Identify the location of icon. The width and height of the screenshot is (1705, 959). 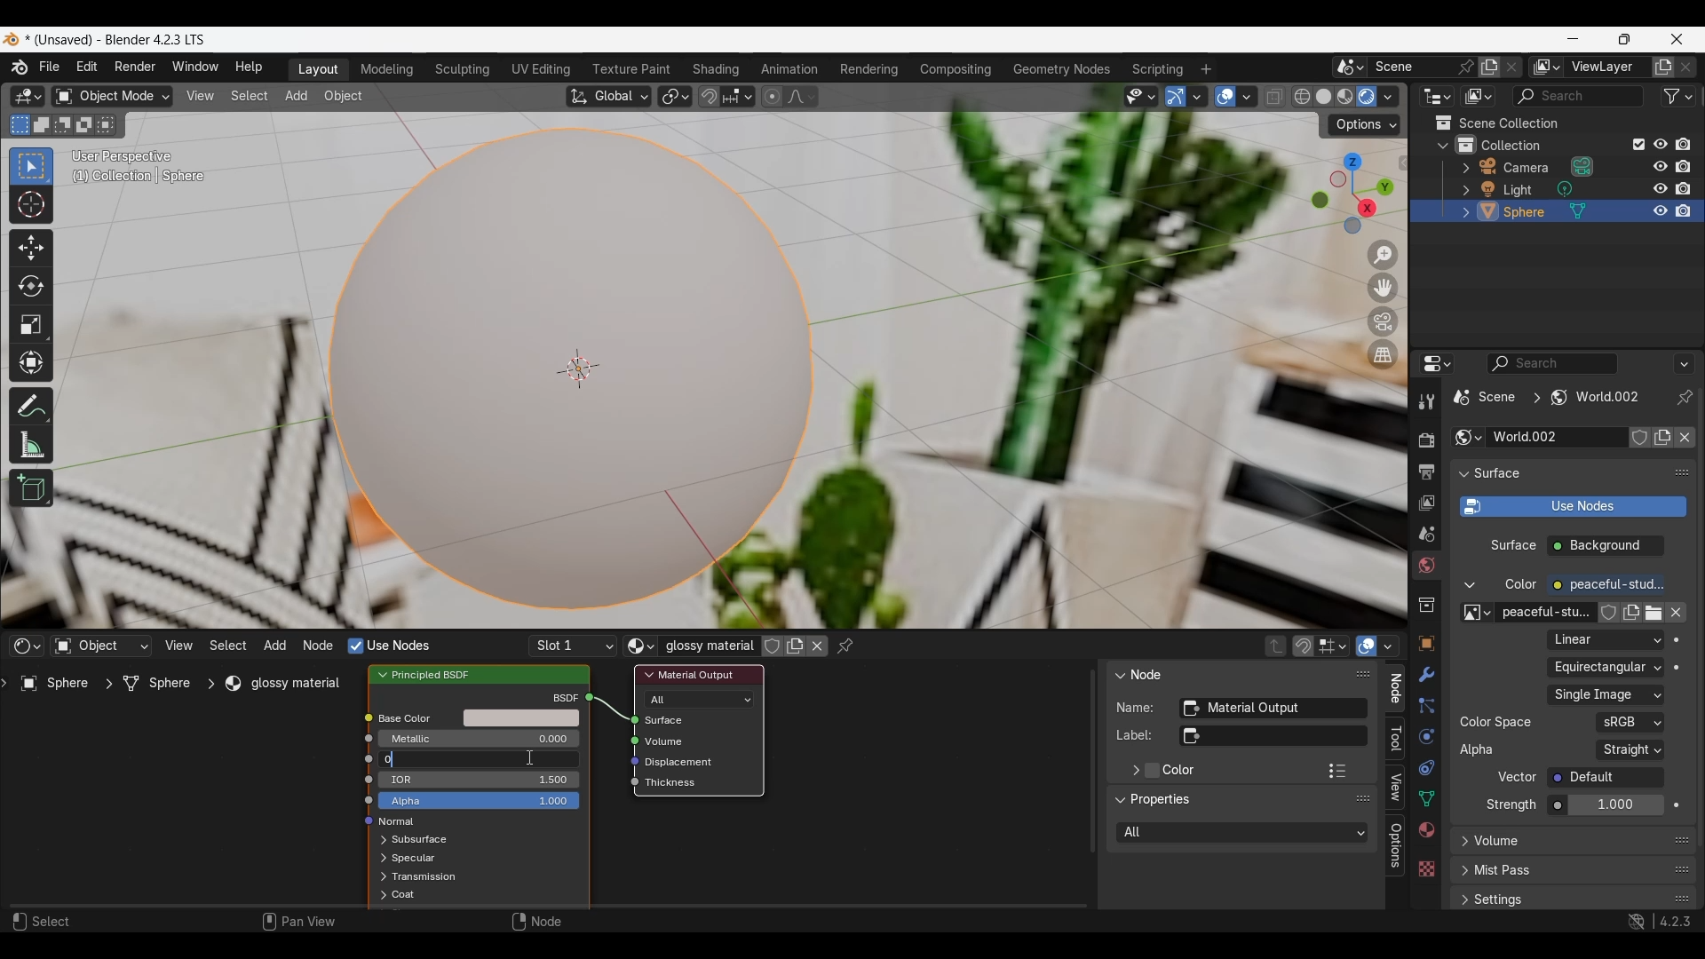
(627, 785).